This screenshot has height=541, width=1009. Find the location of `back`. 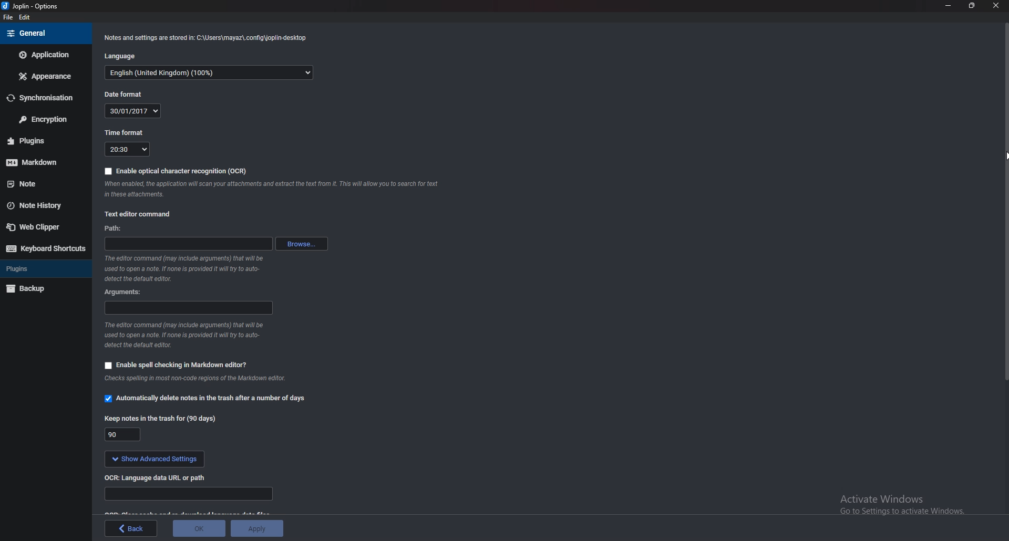

back is located at coordinates (131, 528).